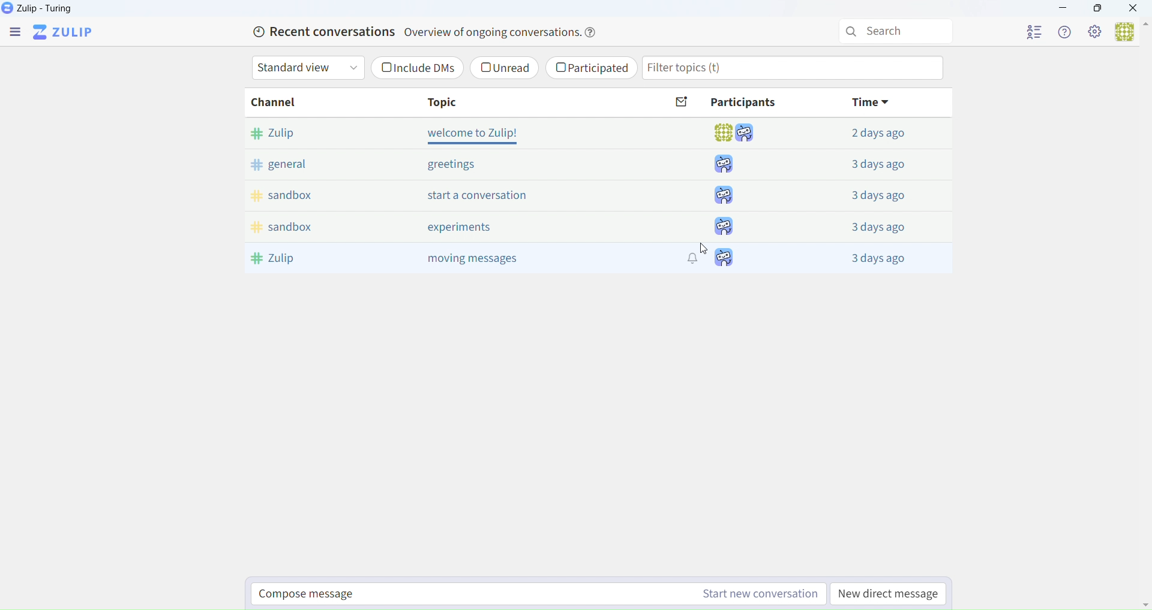  What do you see at coordinates (731, 163) in the screenshot?
I see `user profiles` at bounding box center [731, 163].